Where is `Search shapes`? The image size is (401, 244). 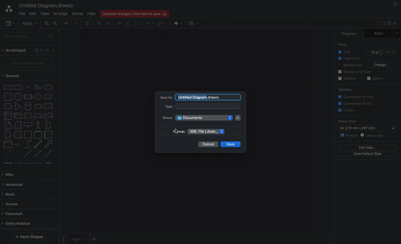 Search shapes is located at coordinates (27, 37).